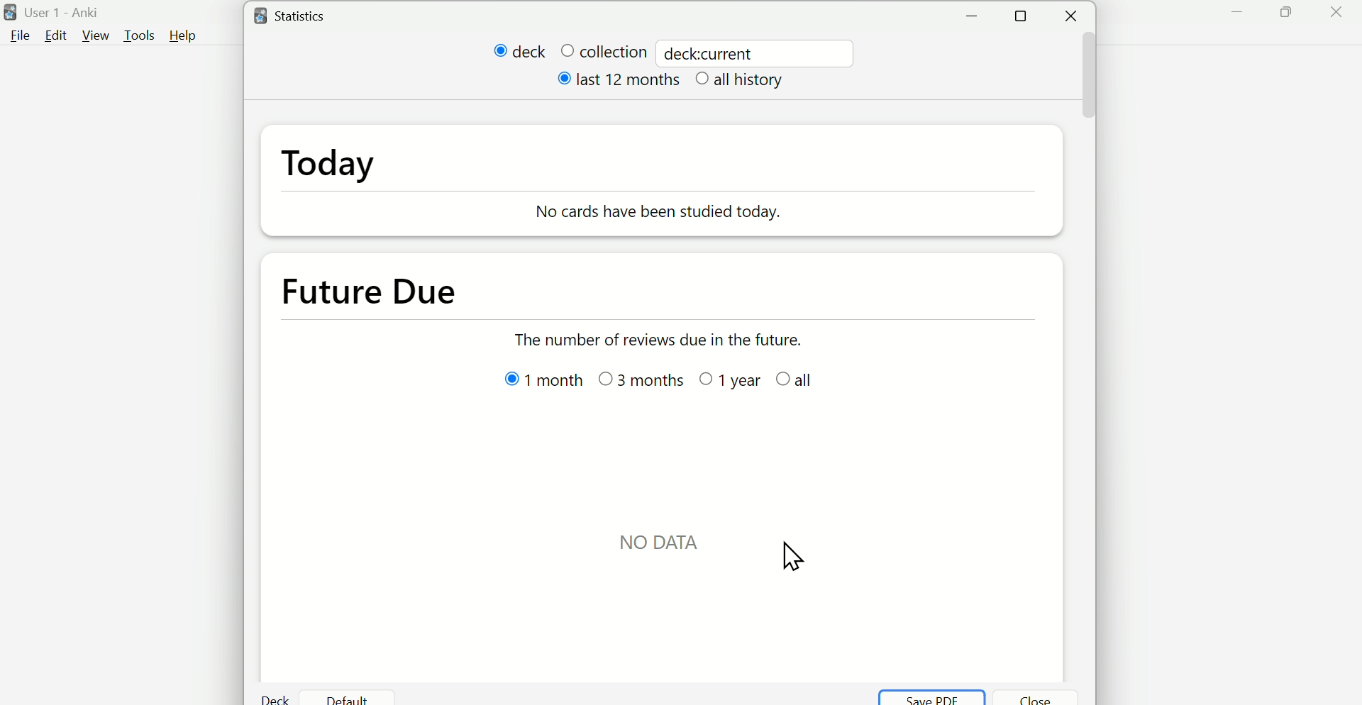 Image resolution: width=1362 pixels, height=705 pixels. I want to click on The number of reviews due in the future, so click(654, 338).